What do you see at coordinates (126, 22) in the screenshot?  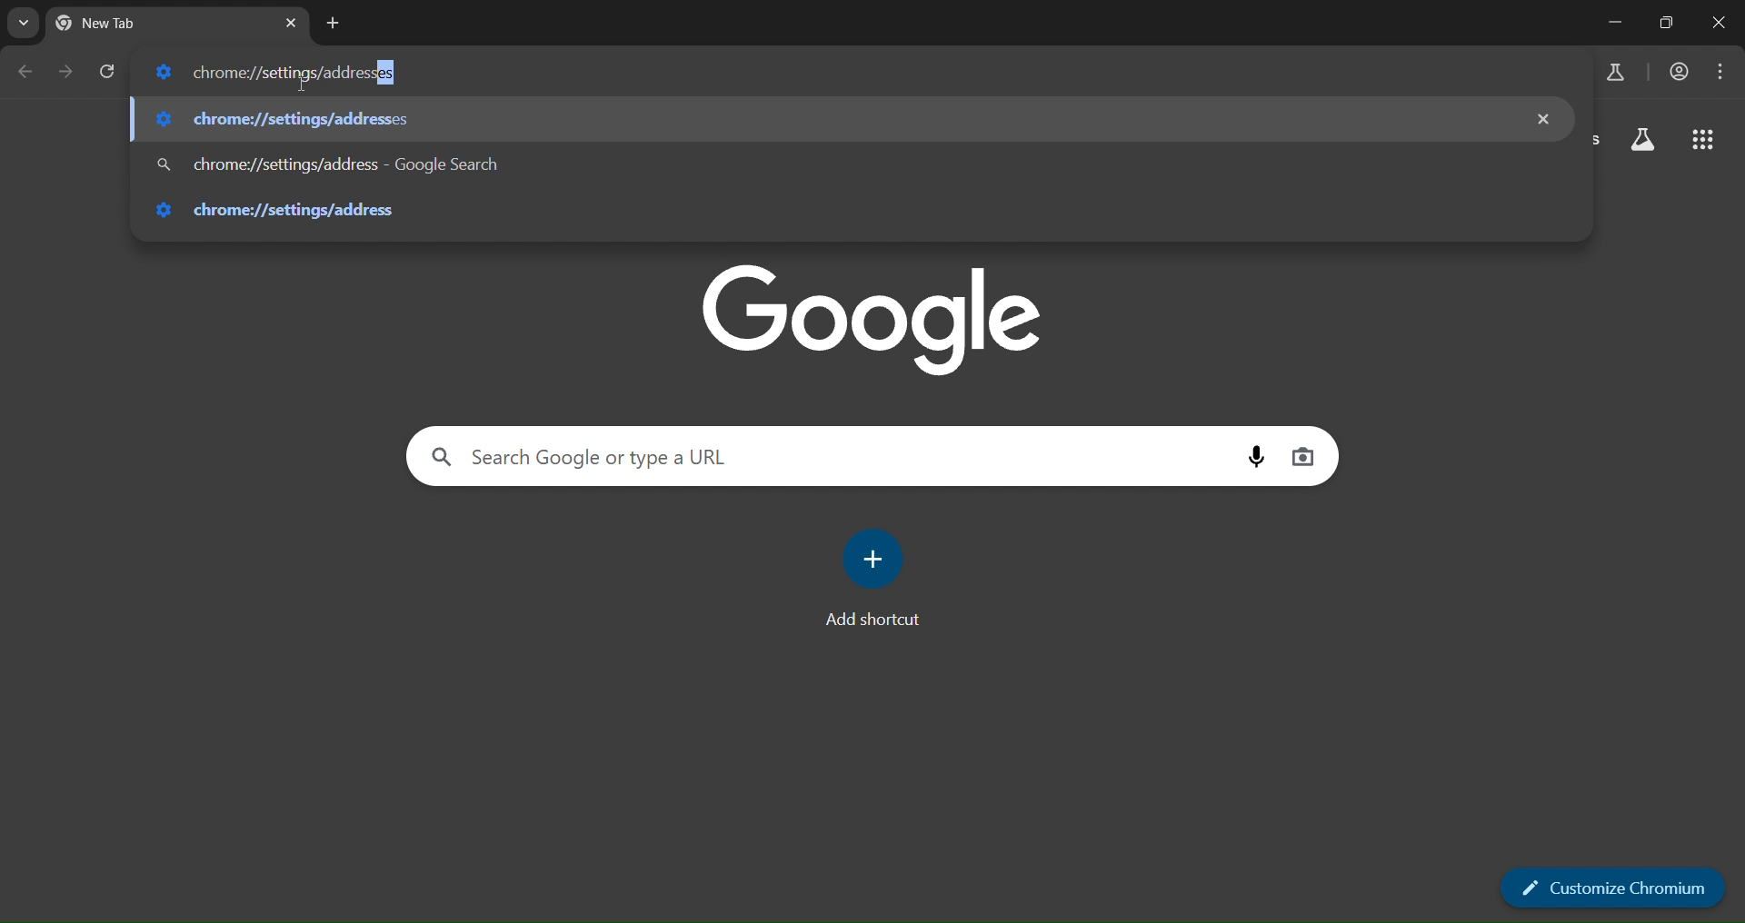 I see `current page` at bounding box center [126, 22].